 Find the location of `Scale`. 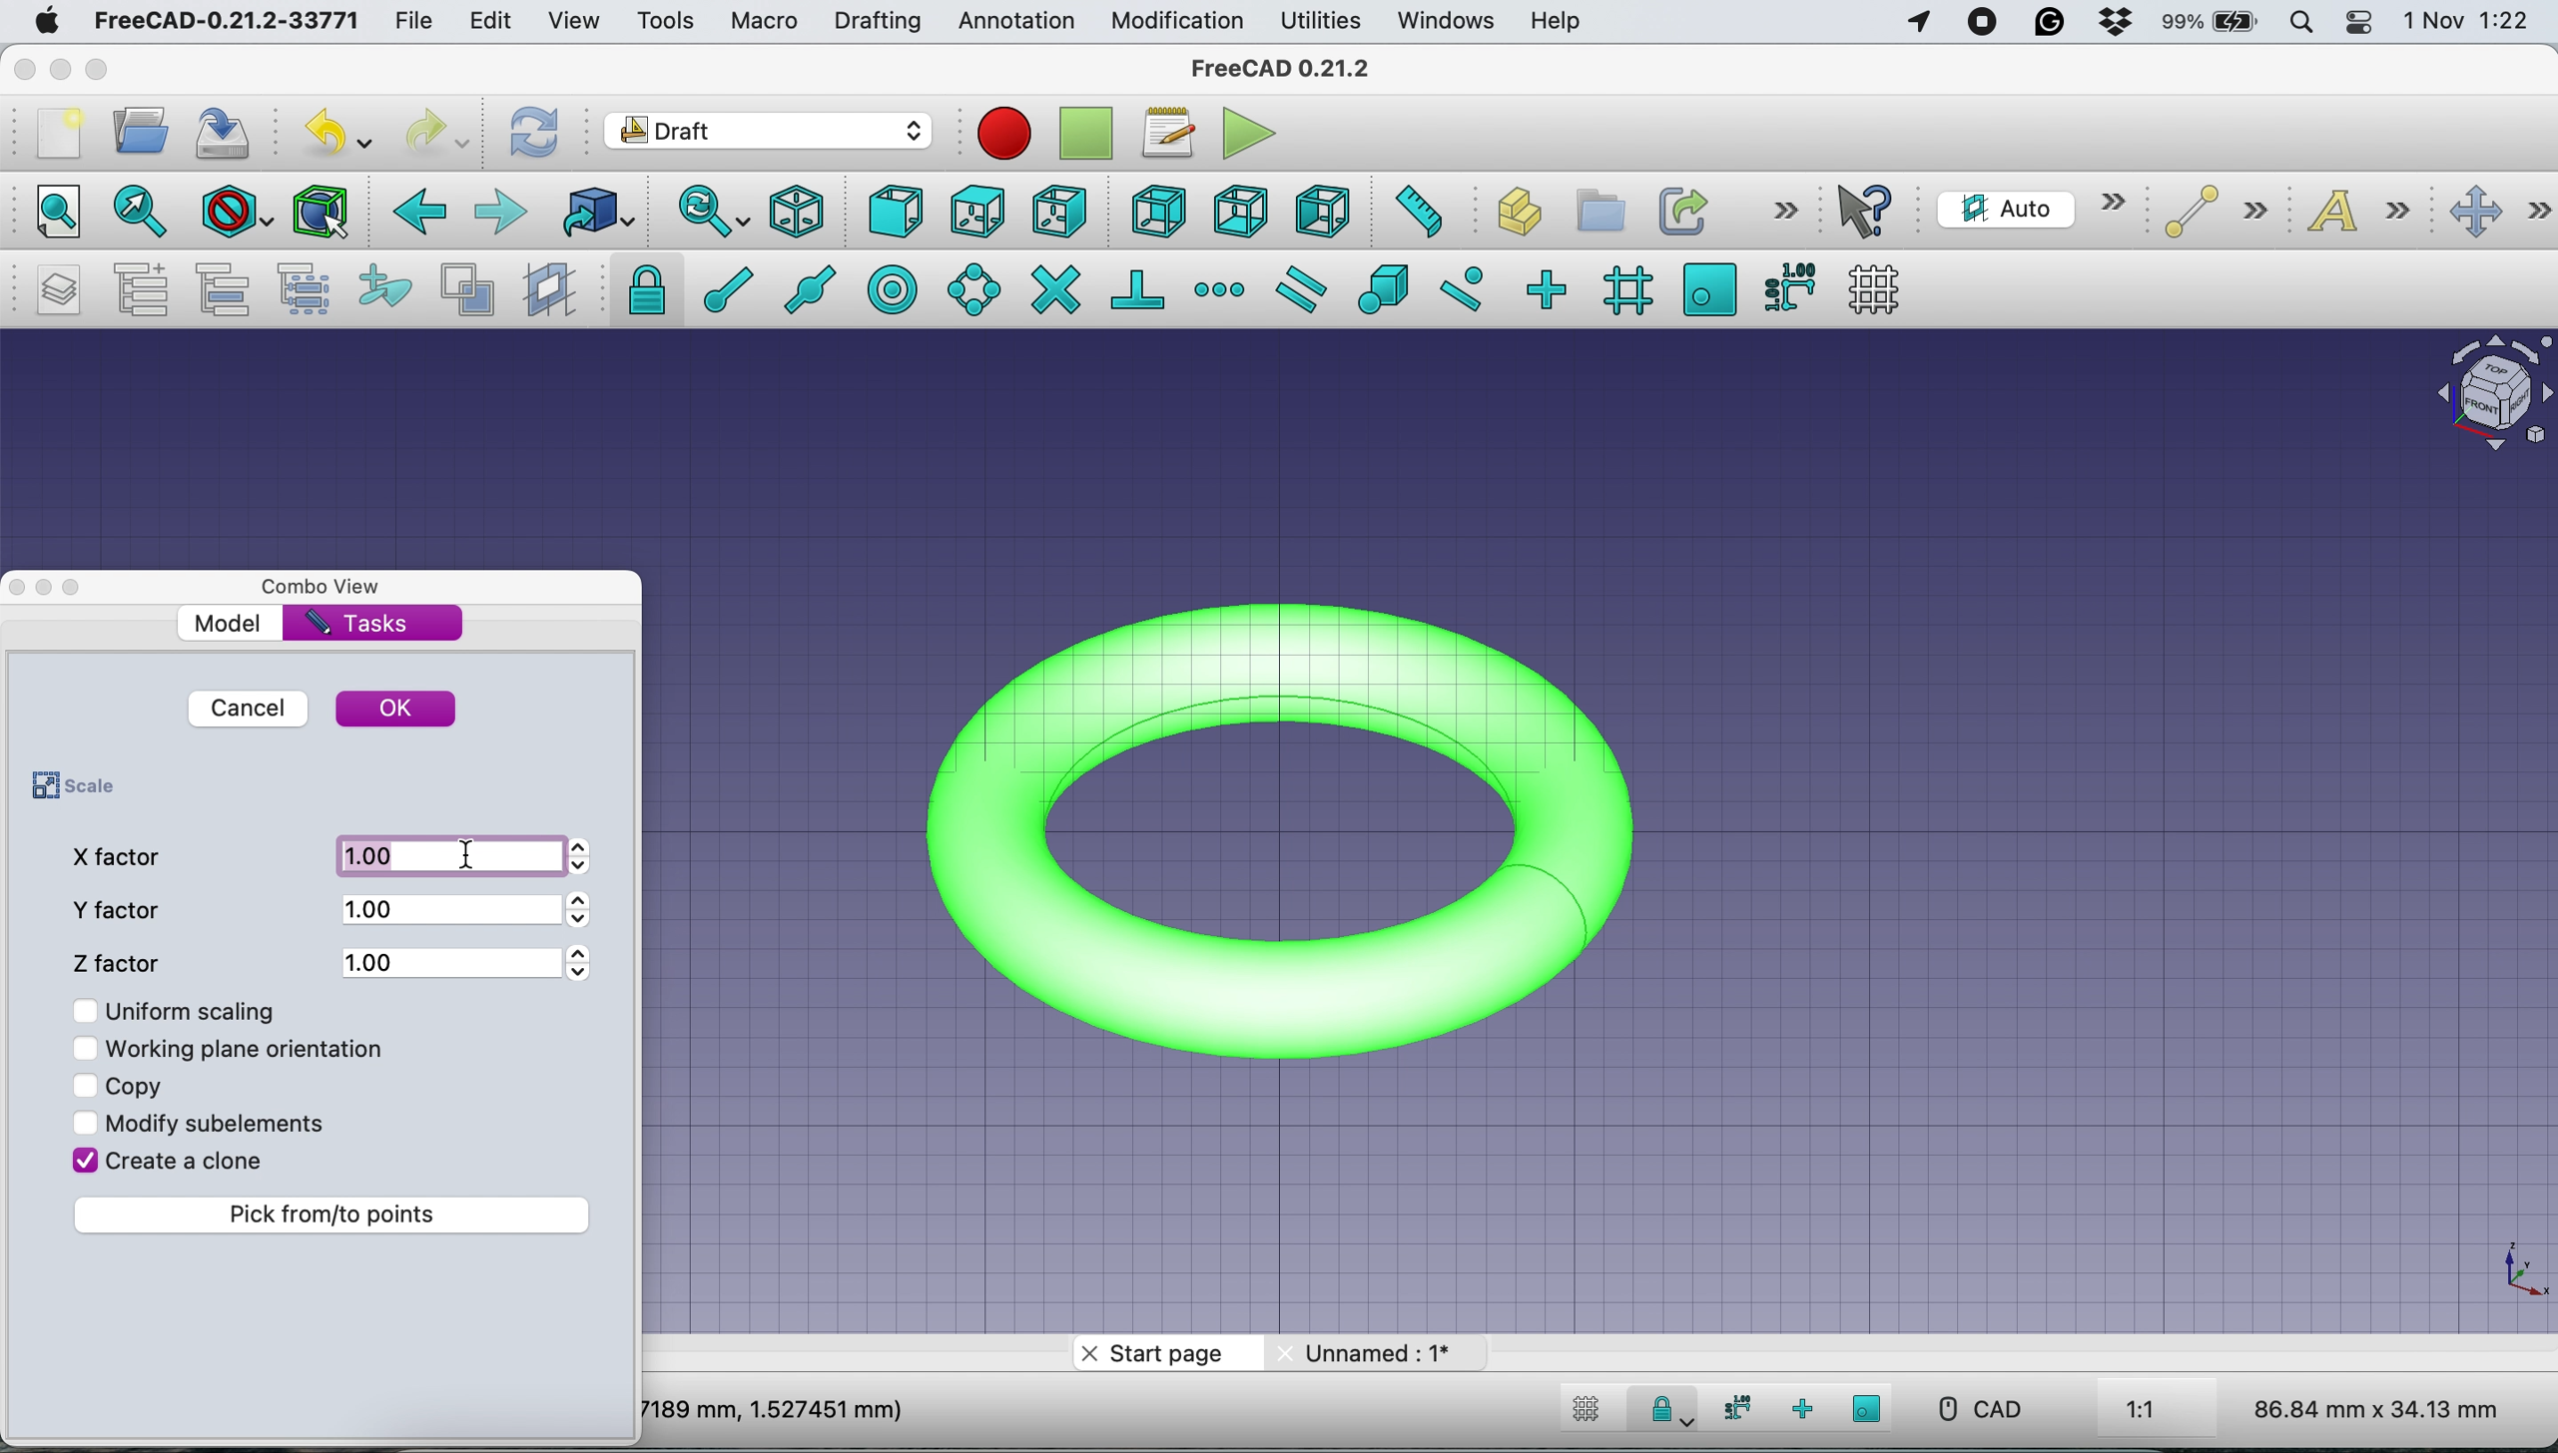

Scale is located at coordinates (2519, 1271).